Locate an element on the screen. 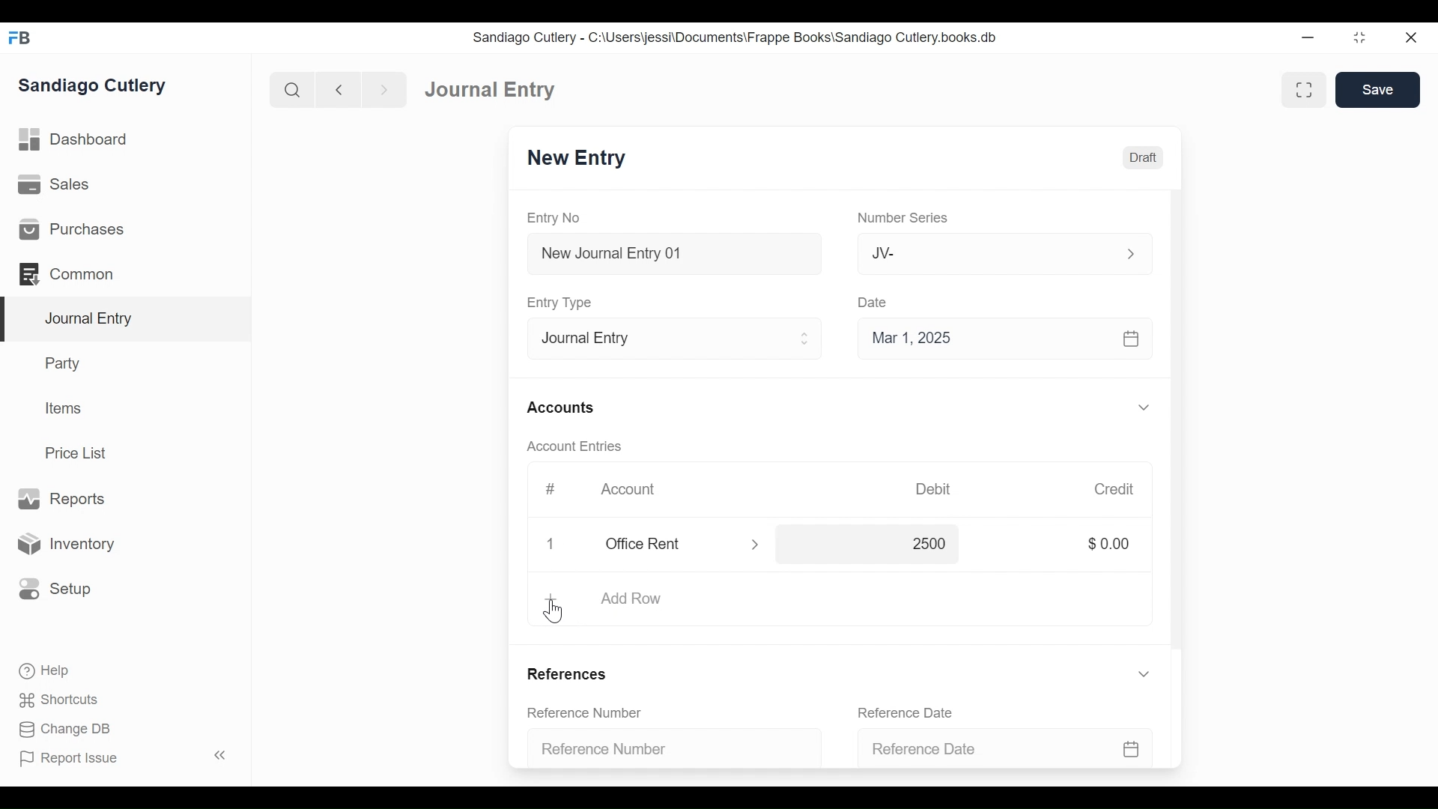  Entry Type is located at coordinates (670, 336).